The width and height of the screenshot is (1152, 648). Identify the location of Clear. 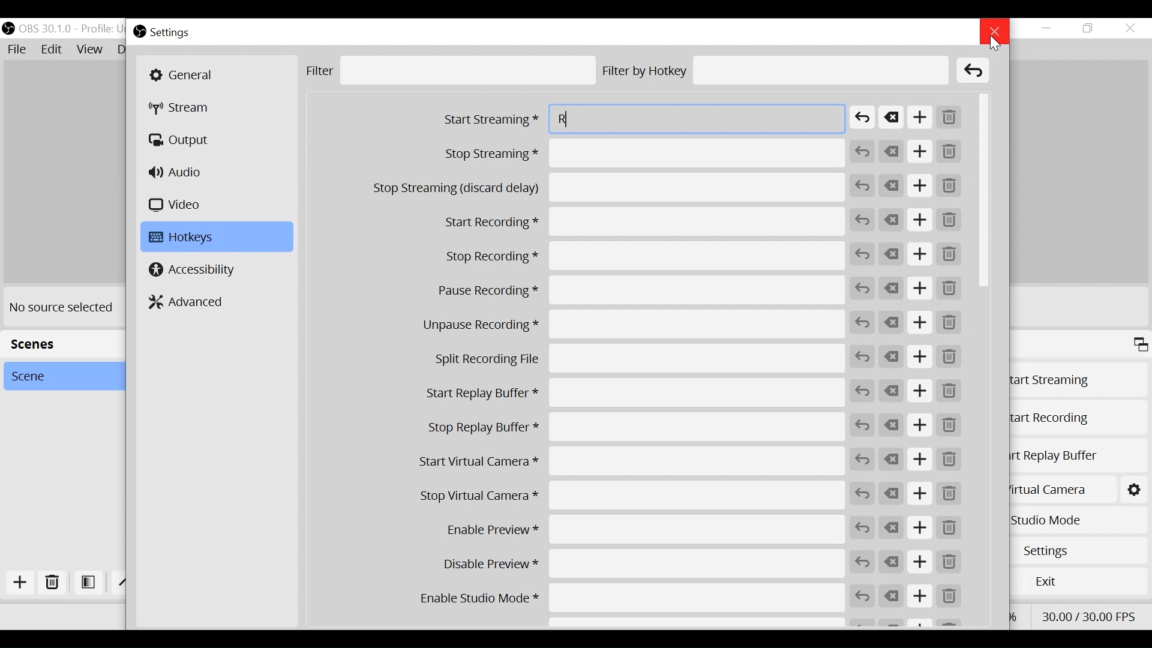
(892, 151).